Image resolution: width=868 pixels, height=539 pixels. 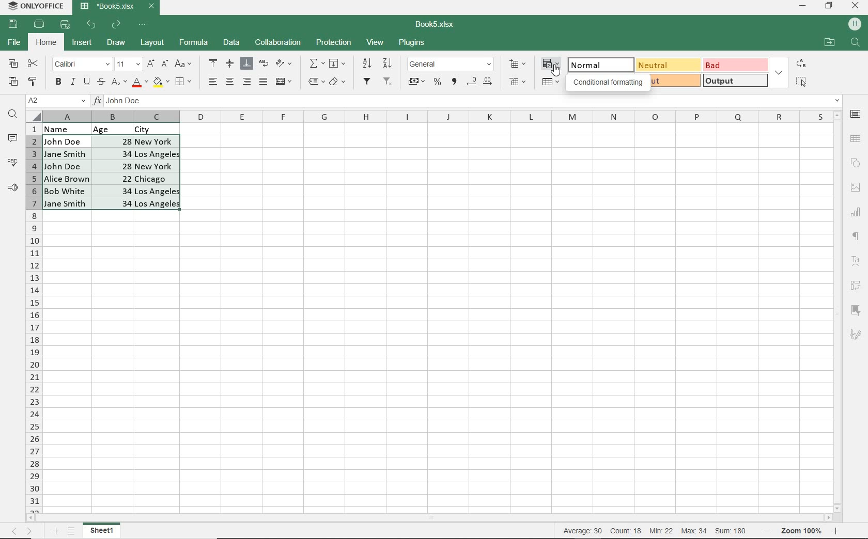 I want to click on TEXT ART, so click(x=857, y=262).